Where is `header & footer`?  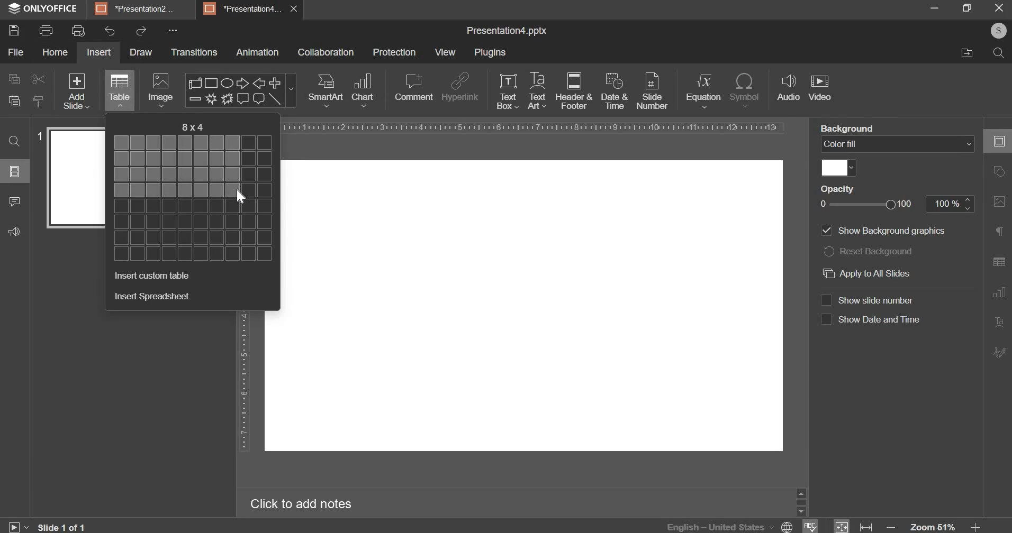 header & footer is located at coordinates (574, 91).